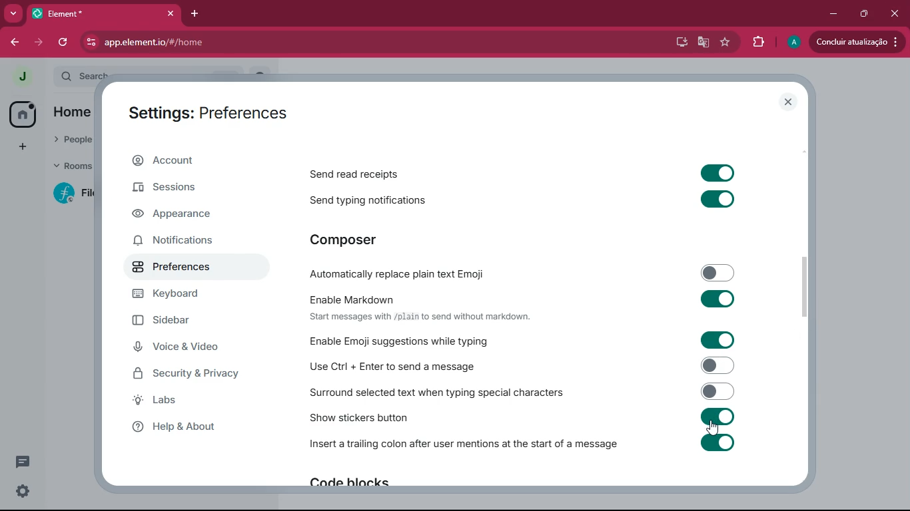  I want to click on rooms, so click(74, 166).